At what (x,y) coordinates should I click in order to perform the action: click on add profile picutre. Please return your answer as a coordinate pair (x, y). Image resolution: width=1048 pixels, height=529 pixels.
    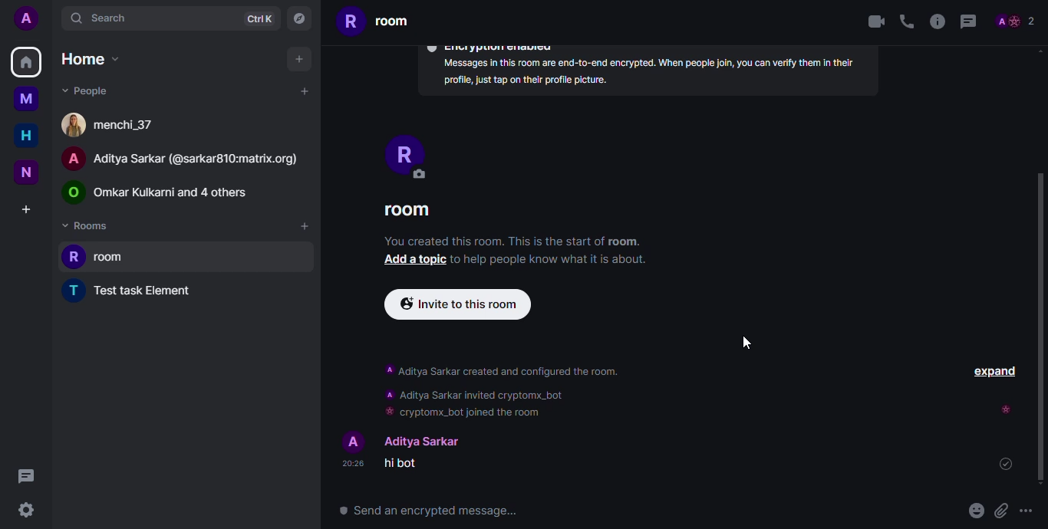
    Looking at the image, I should click on (25, 18).